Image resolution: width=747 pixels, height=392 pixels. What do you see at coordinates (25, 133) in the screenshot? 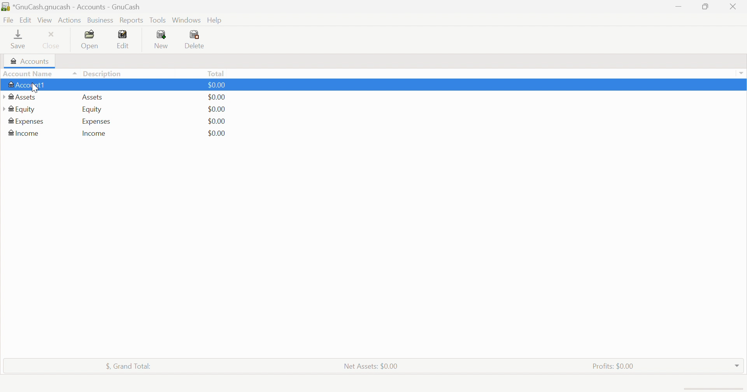
I see `Income` at bounding box center [25, 133].